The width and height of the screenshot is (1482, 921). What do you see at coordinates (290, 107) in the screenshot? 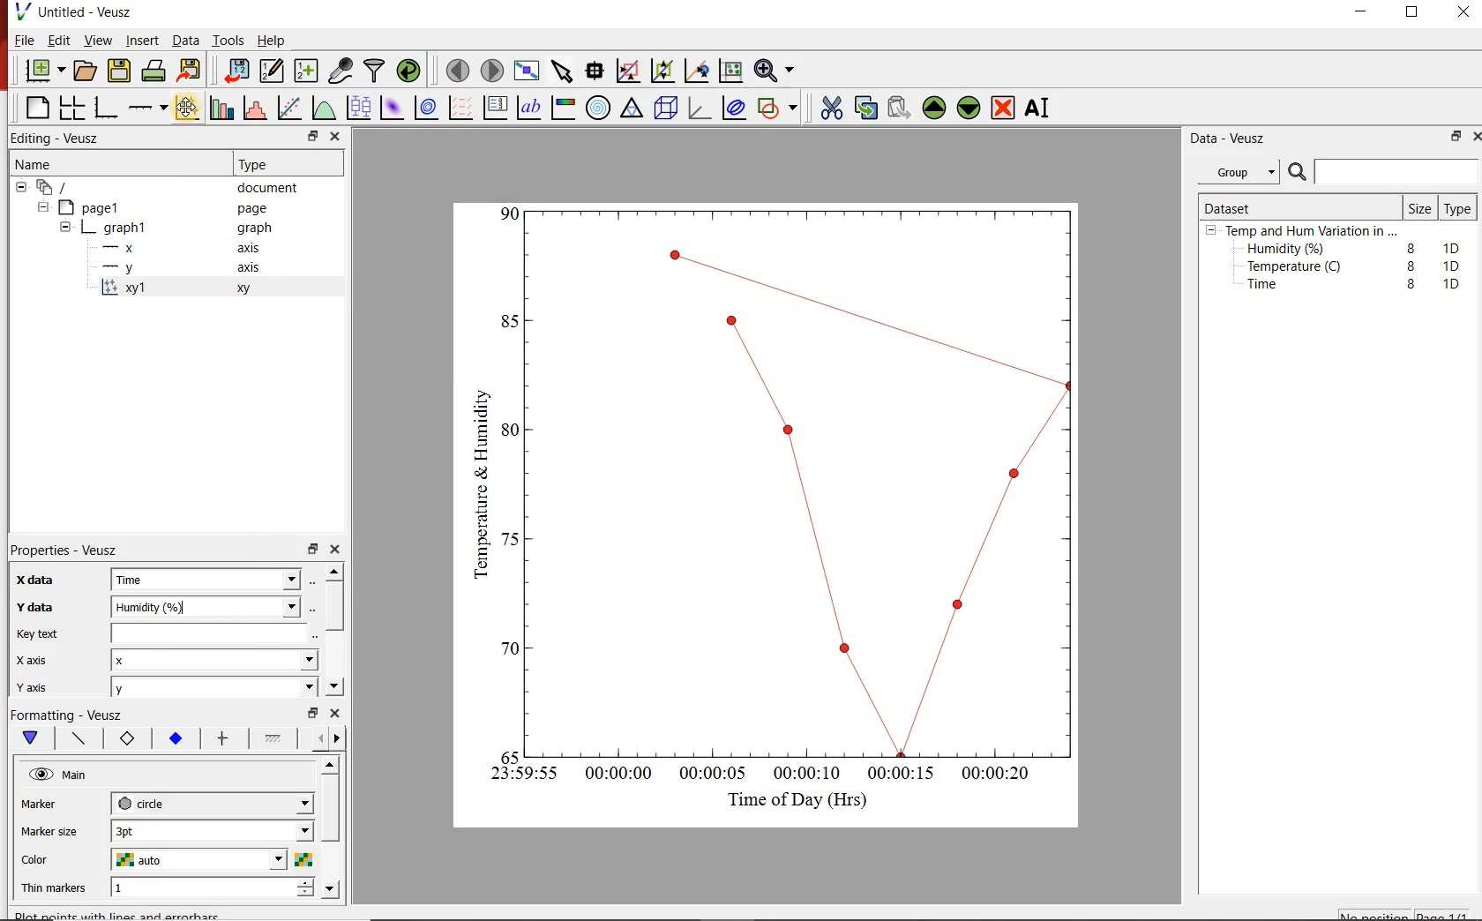
I see `Fit a function to data` at bounding box center [290, 107].